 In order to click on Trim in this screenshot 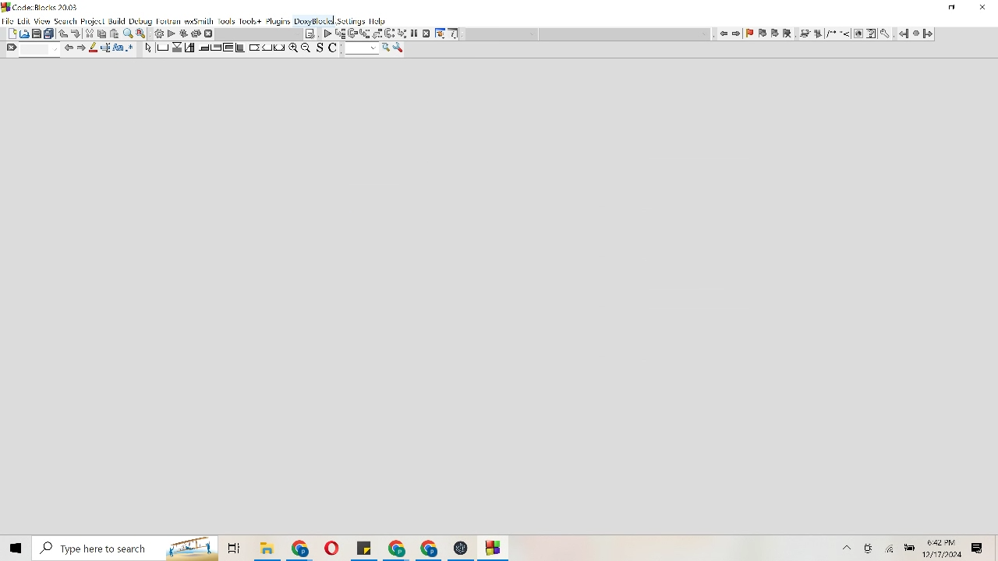, I will do `click(89, 33)`.